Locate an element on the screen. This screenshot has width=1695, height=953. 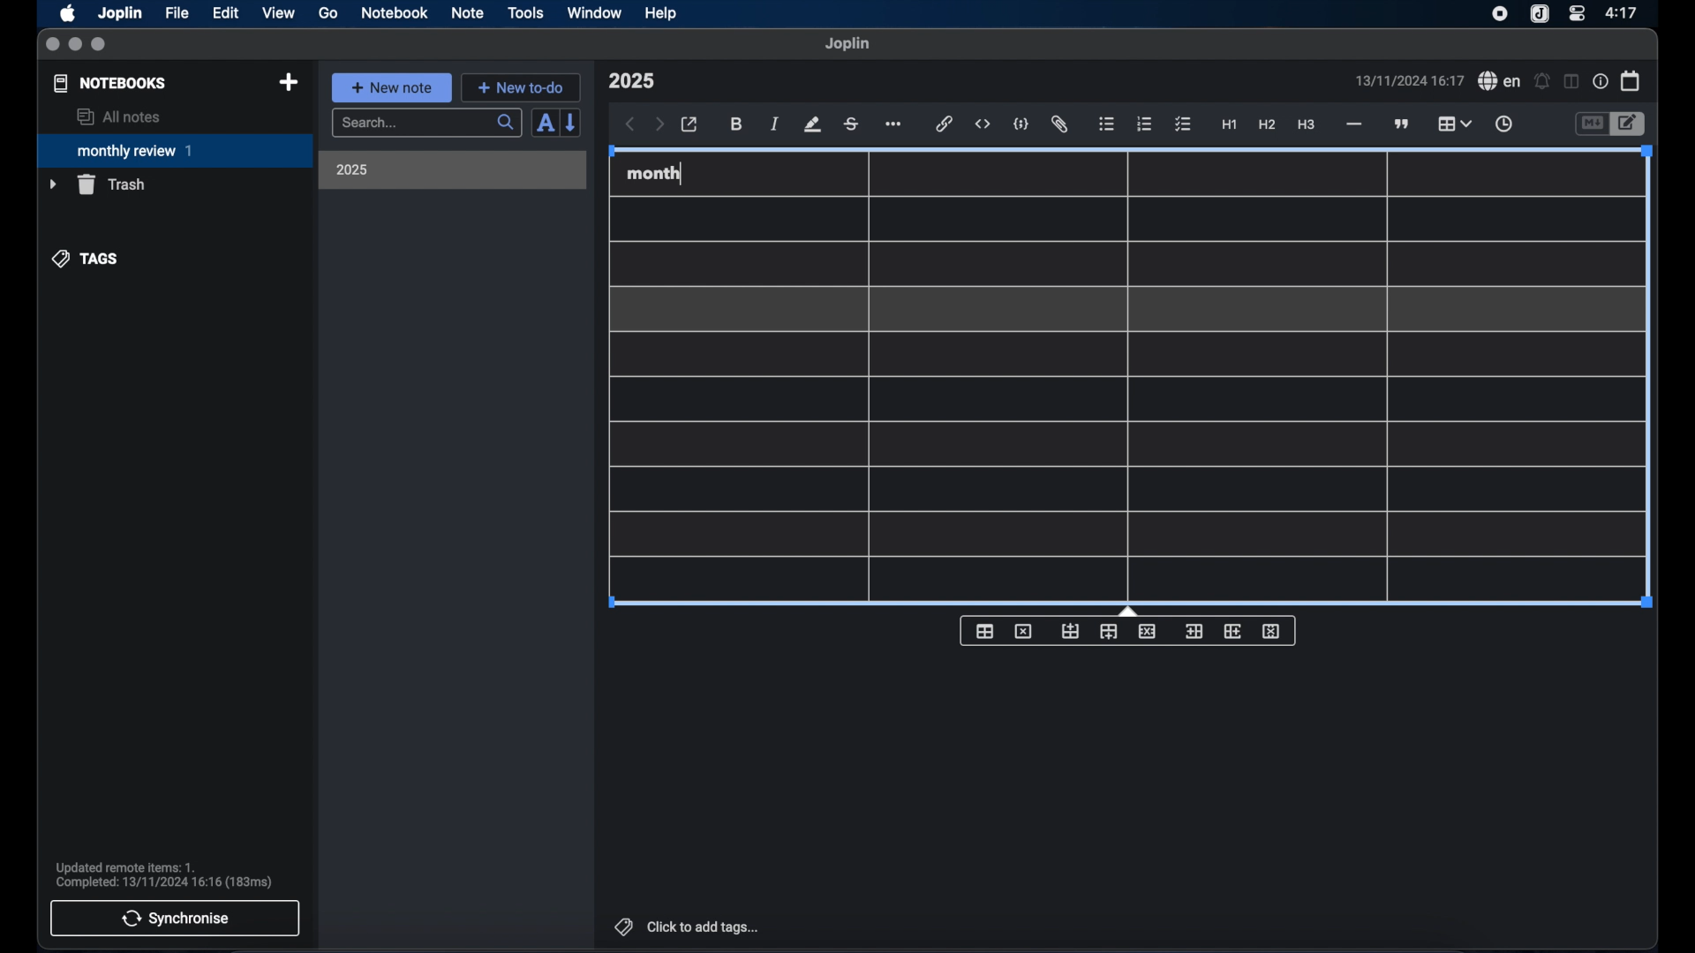
Joplin is located at coordinates (122, 14).